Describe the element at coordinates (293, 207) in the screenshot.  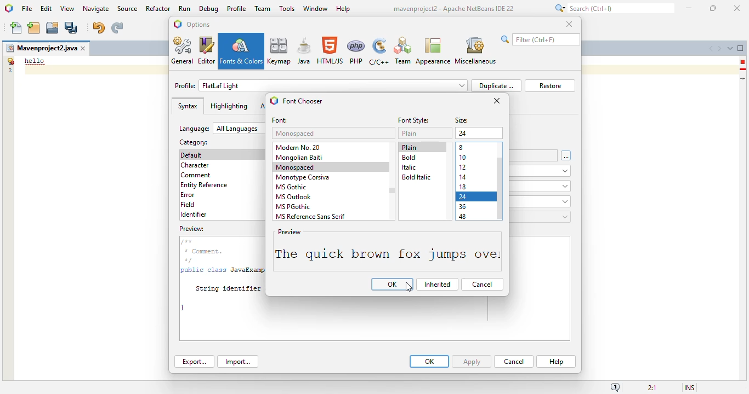
I see `MS PGothic` at that location.